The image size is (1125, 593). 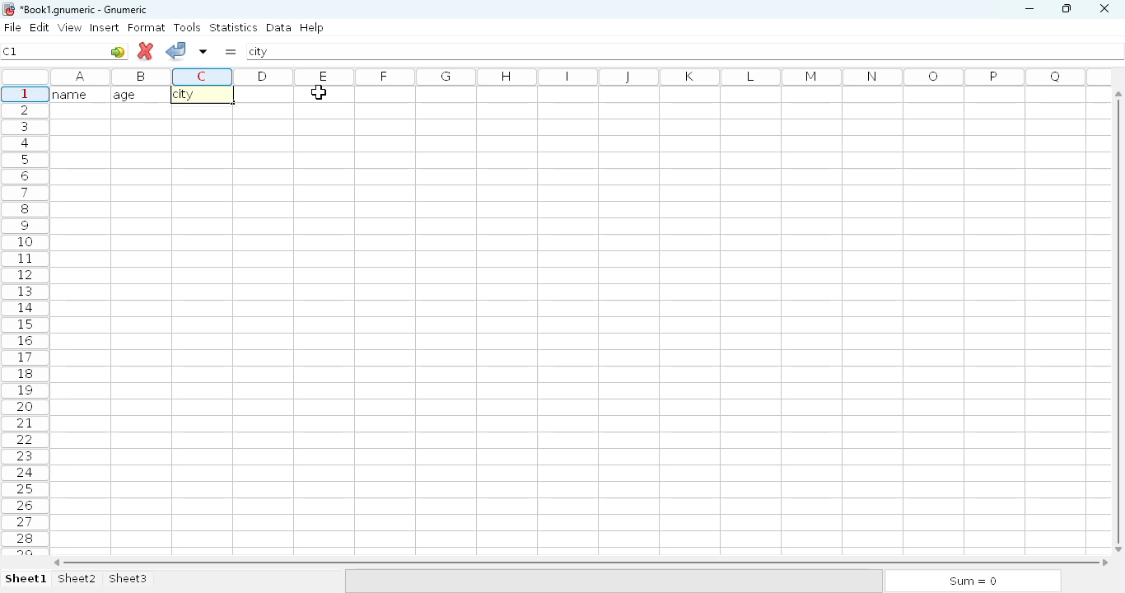 I want to click on column, so click(x=576, y=77).